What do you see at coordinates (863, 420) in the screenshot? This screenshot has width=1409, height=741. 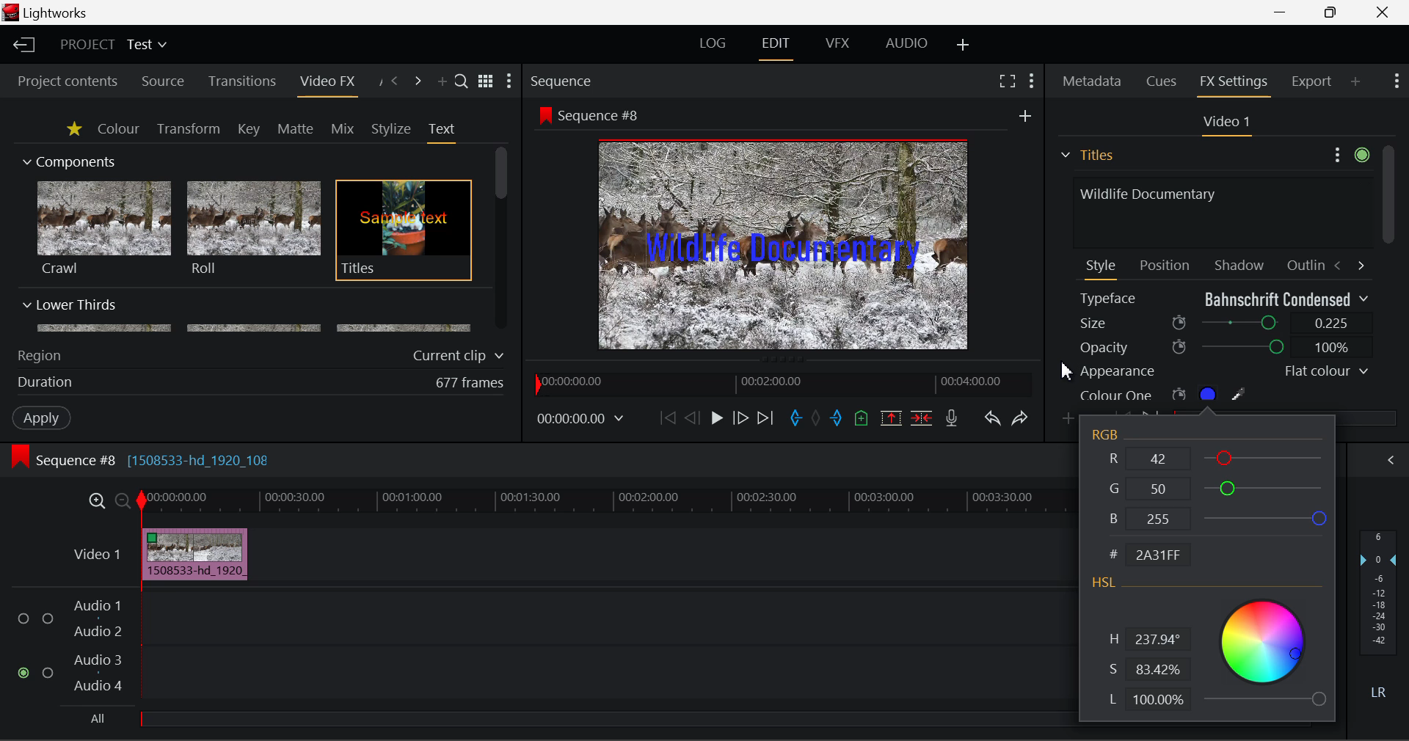 I see `Mark Cue` at bounding box center [863, 420].